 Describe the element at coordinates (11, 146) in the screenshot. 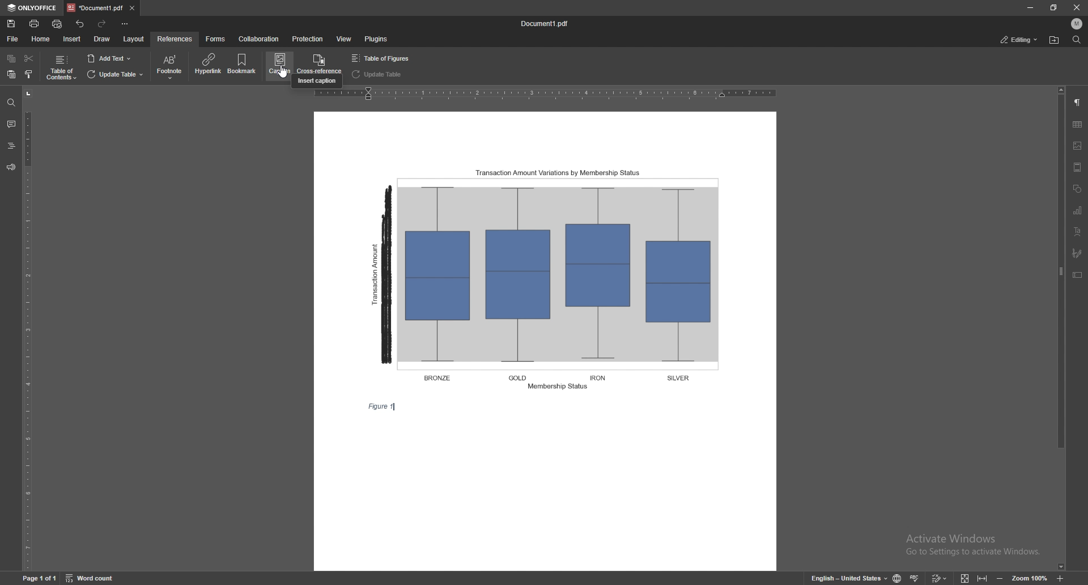

I see `headings` at that location.